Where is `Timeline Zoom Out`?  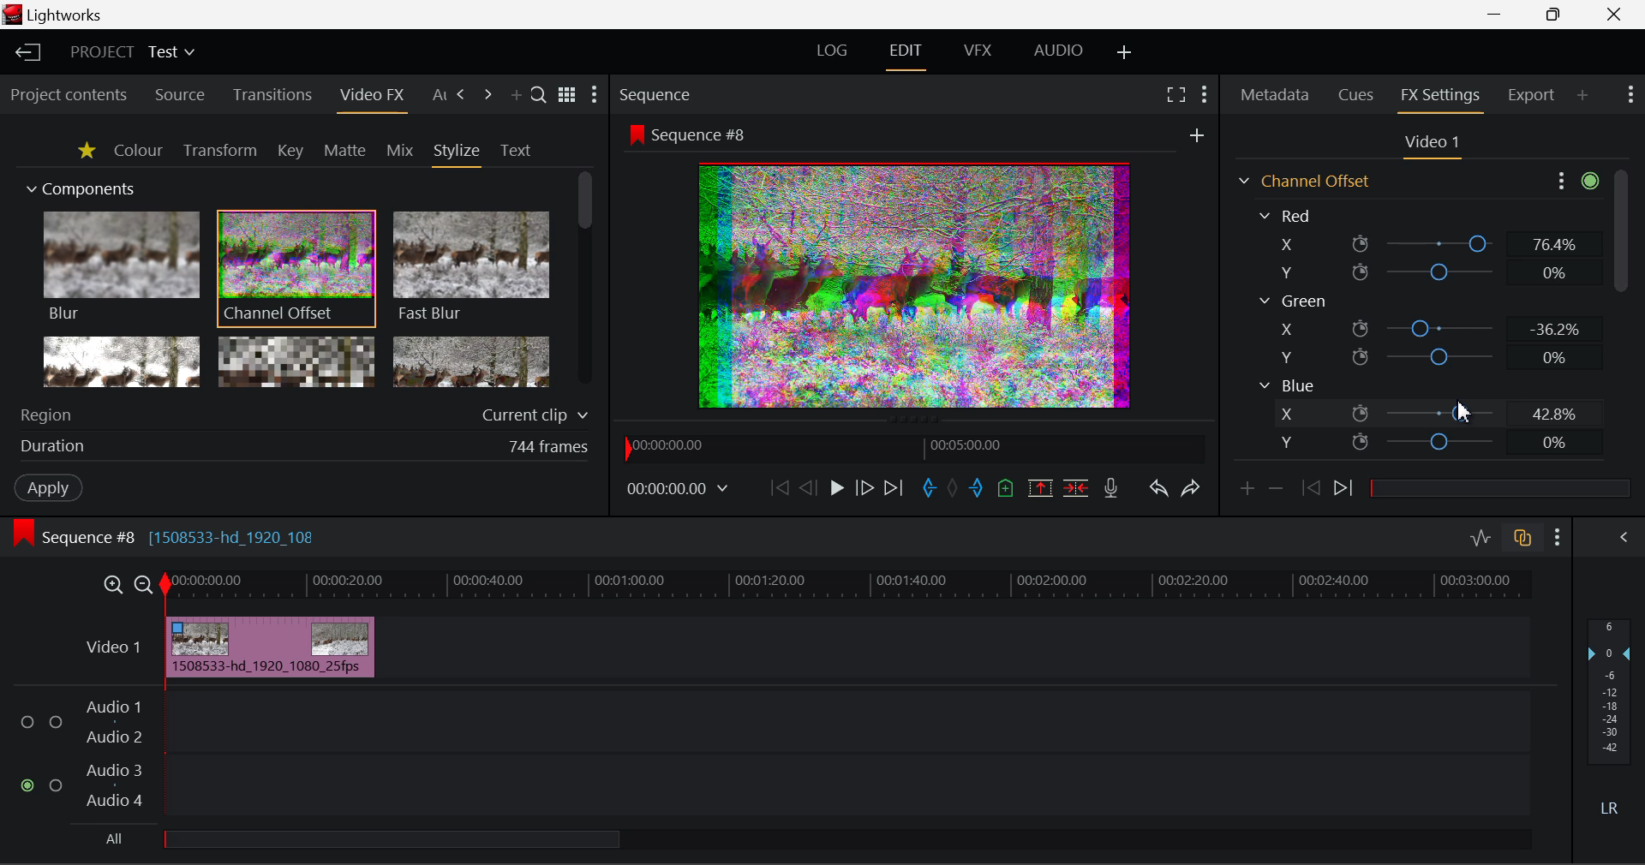
Timeline Zoom Out is located at coordinates (146, 587).